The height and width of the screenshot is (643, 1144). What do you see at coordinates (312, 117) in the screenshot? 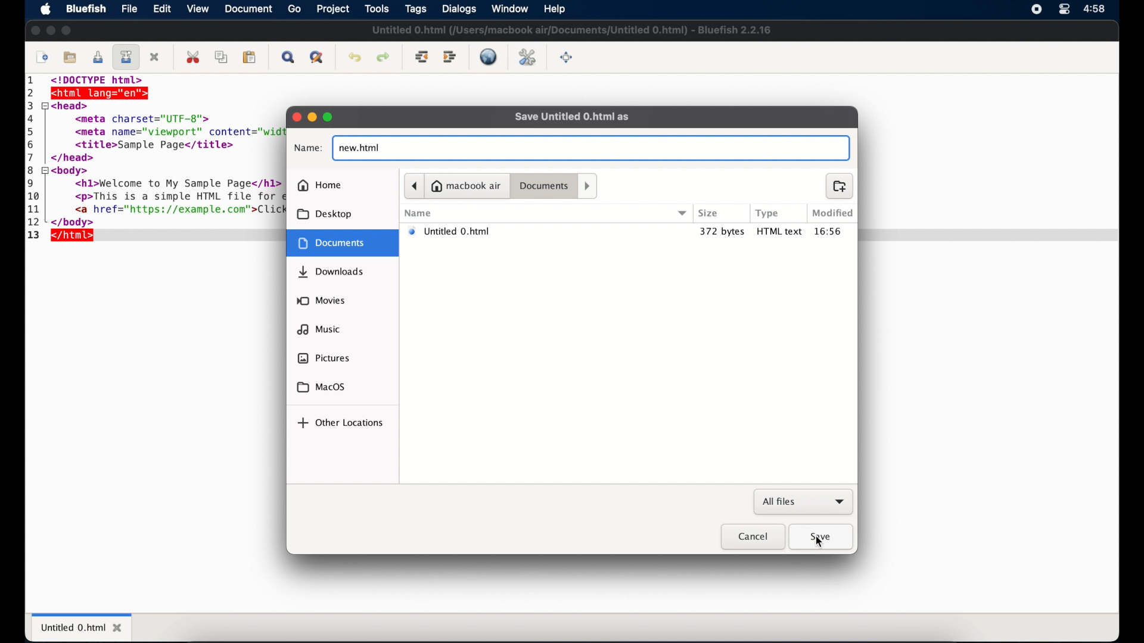
I see `minimize` at bounding box center [312, 117].